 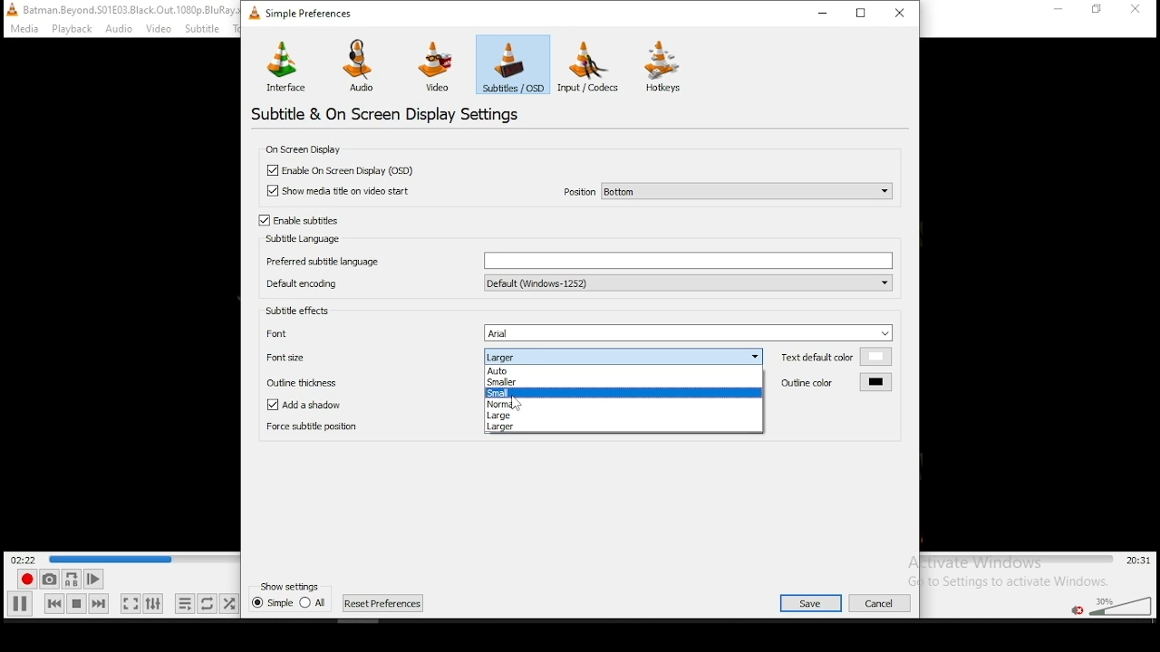 What do you see at coordinates (21, 603) in the screenshot?
I see `play/pause` at bounding box center [21, 603].